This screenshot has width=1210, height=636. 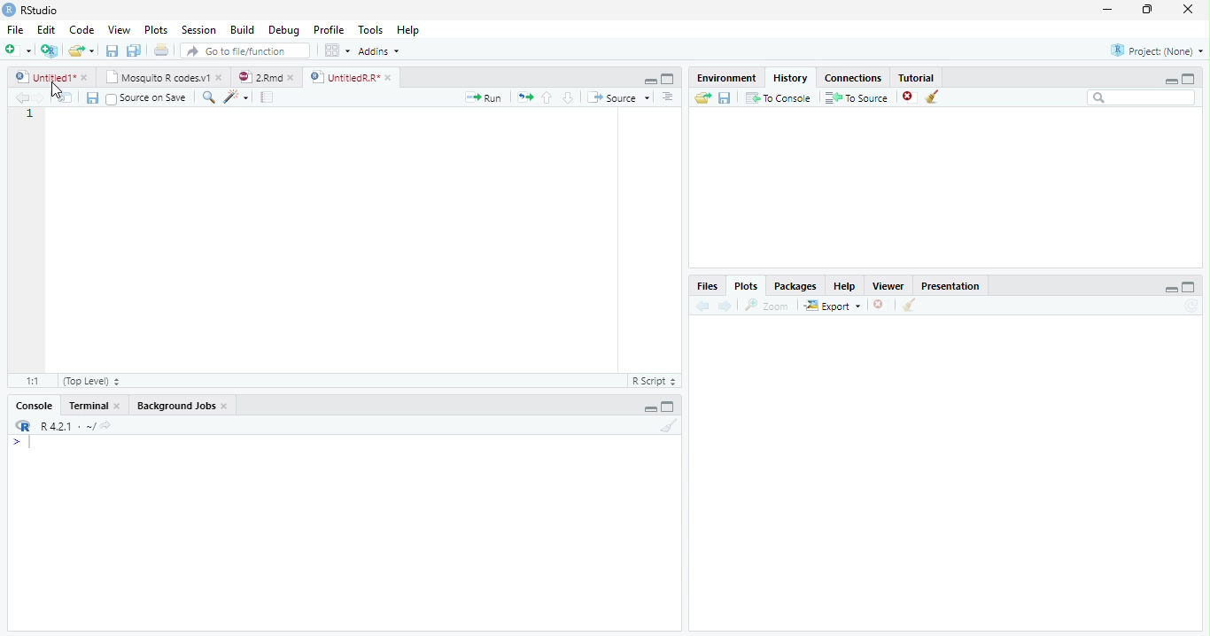 I want to click on Clear all plots, so click(x=908, y=305).